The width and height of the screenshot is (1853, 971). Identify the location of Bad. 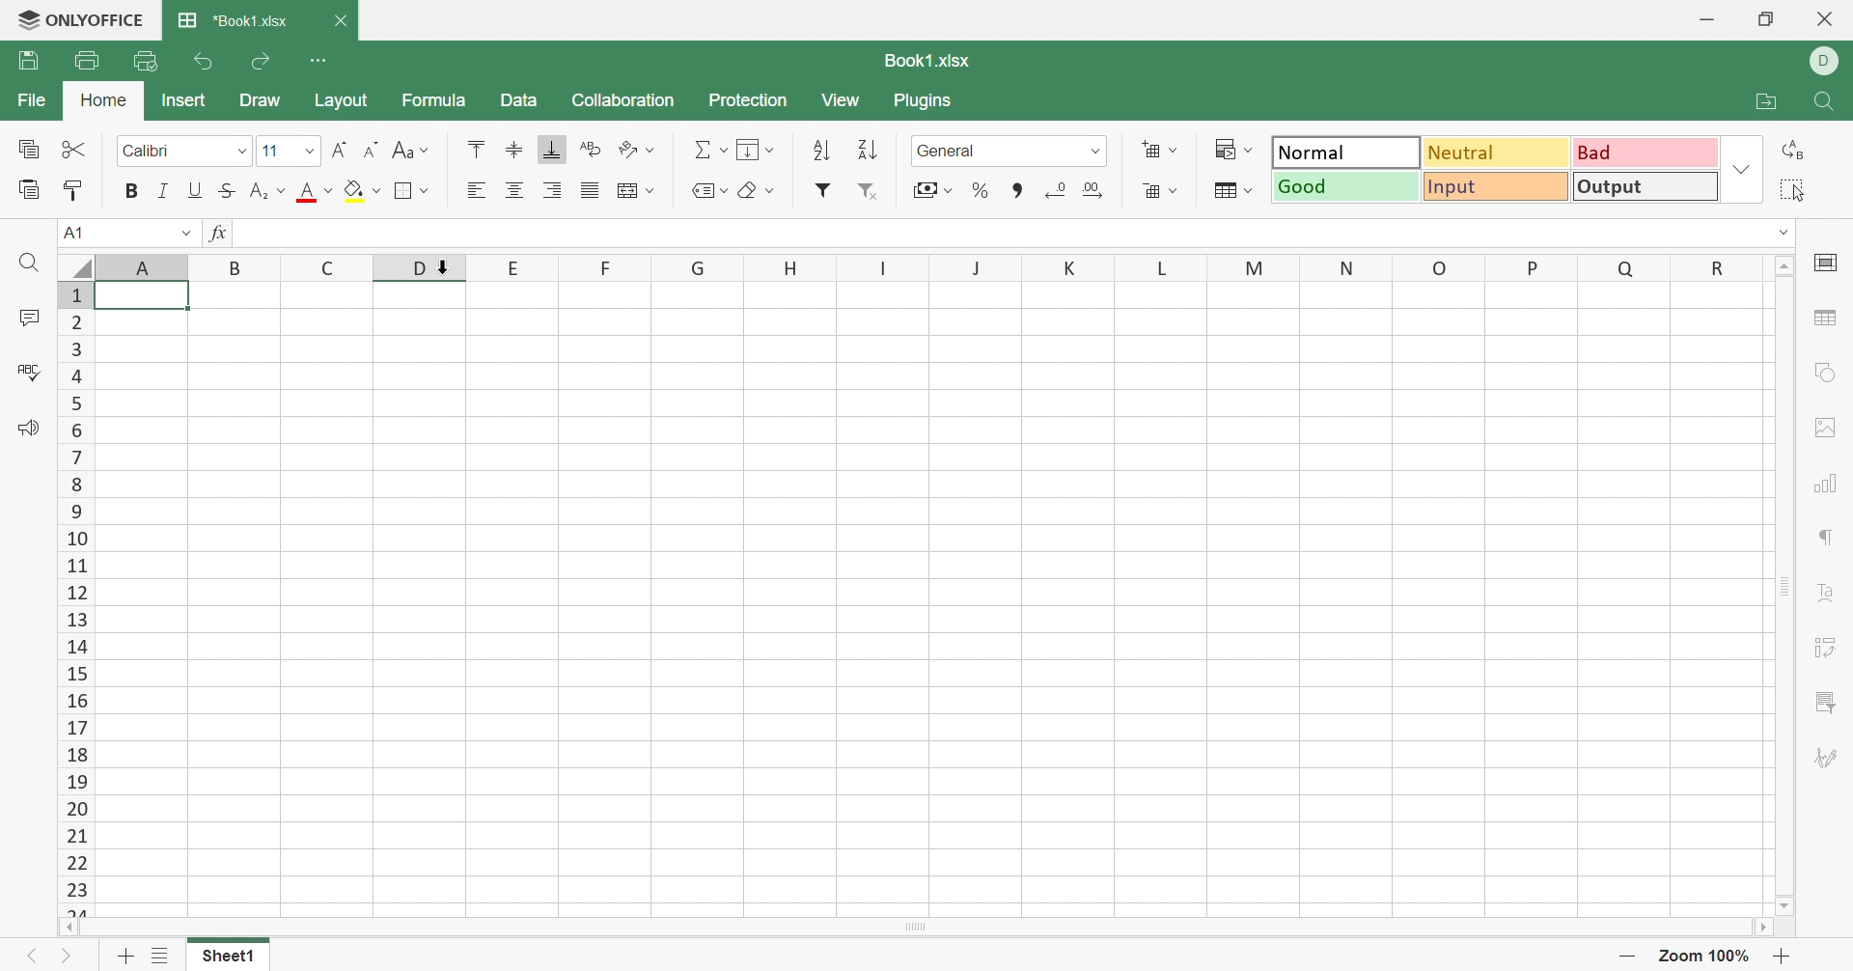
(1649, 153).